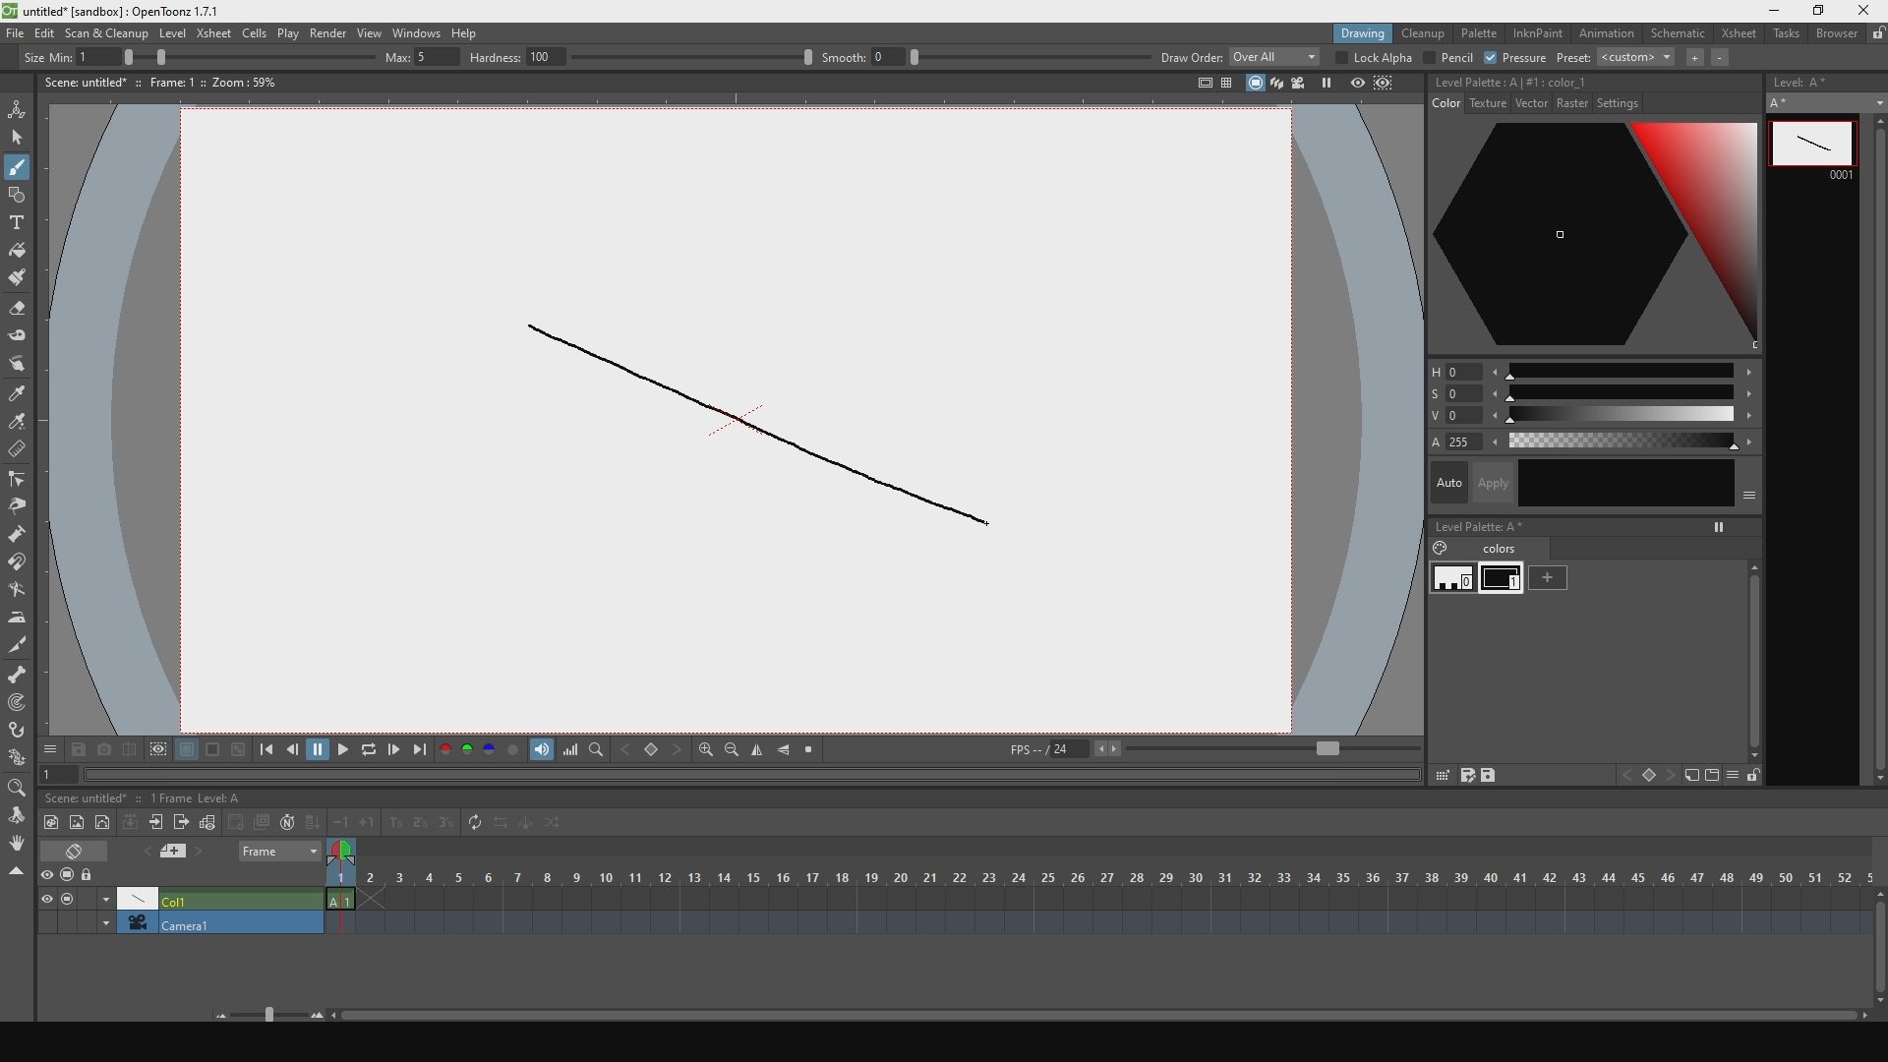 This screenshot has height=1062, width=1888. Describe the element at coordinates (1811, 152) in the screenshot. I see `line` at that location.